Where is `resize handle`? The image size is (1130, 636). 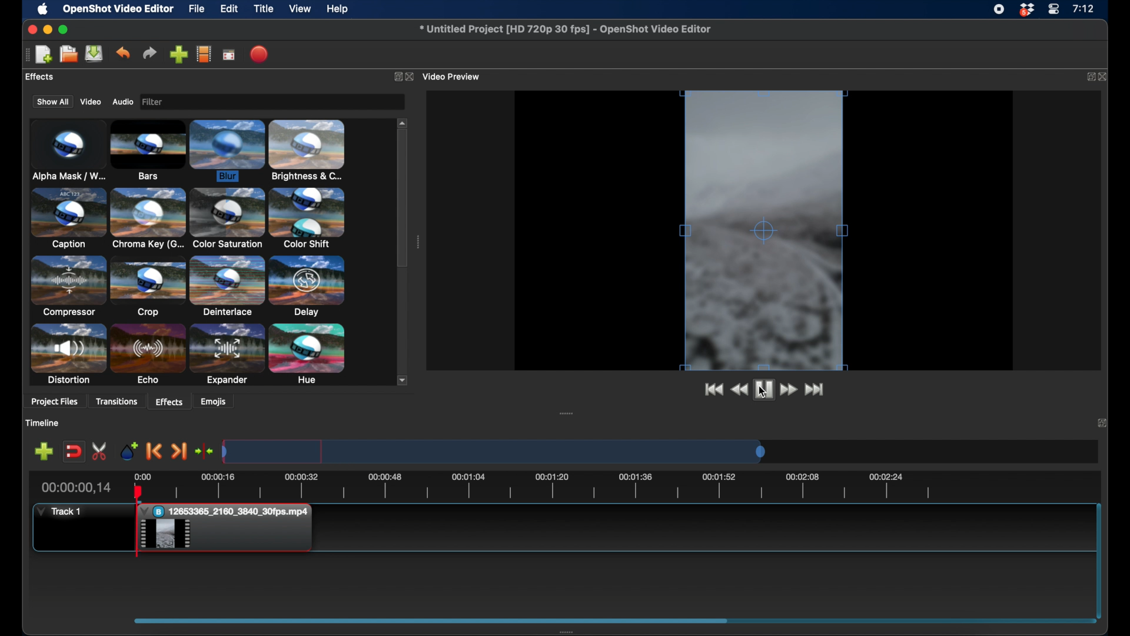 resize handle is located at coordinates (766, 230).